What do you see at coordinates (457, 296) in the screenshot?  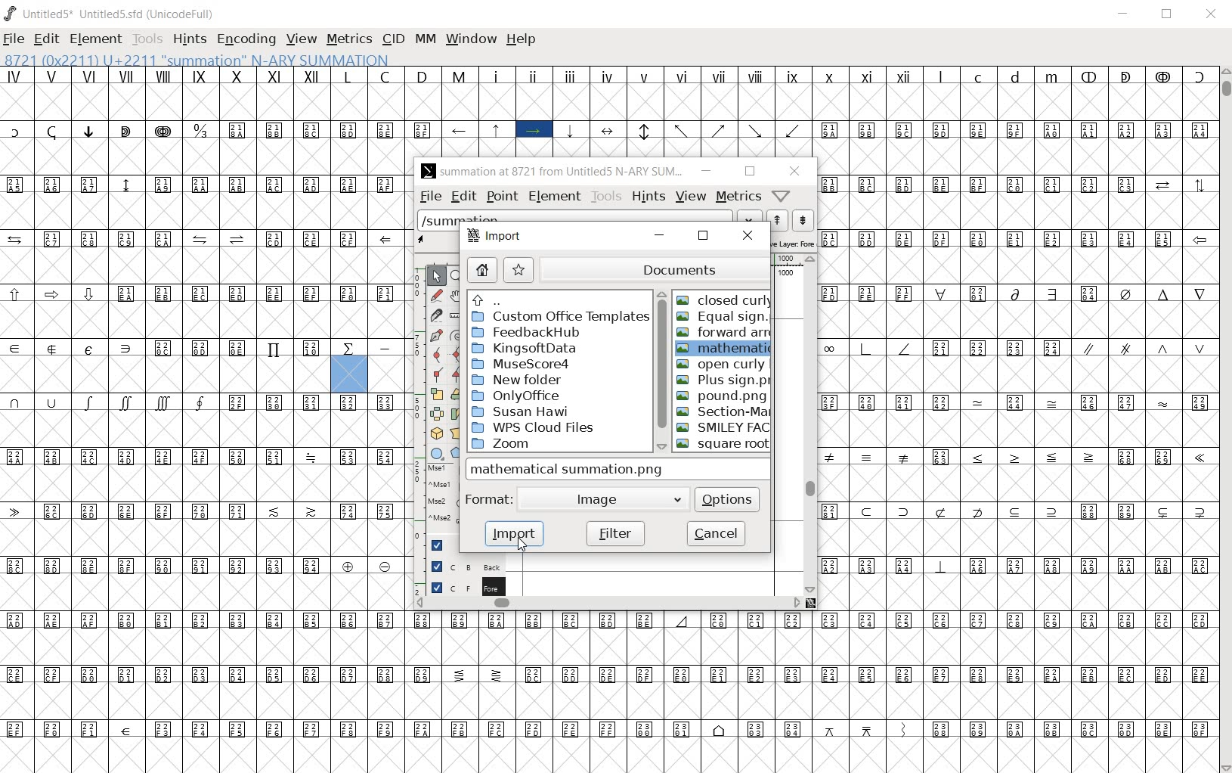 I see `scroll by hand` at bounding box center [457, 296].